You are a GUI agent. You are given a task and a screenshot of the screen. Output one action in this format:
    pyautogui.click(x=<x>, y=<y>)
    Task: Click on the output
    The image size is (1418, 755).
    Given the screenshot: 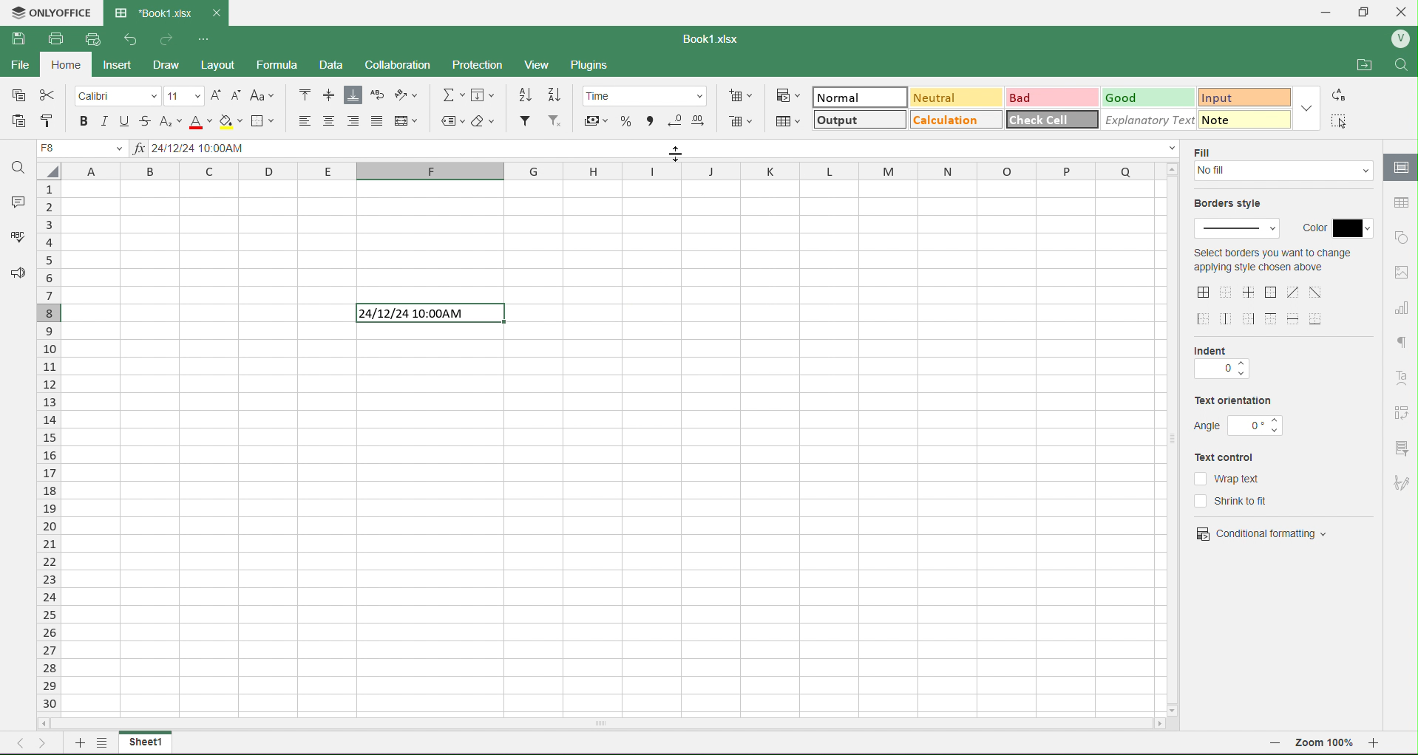 What is the action you would take?
    pyautogui.click(x=841, y=122)
    